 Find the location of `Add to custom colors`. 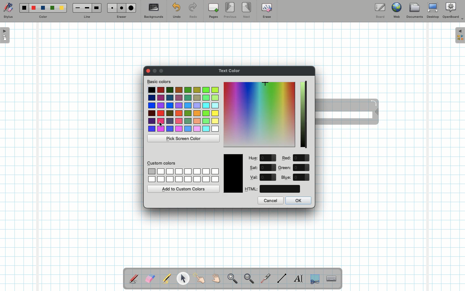

Add to custom colors is located at coordinates (184, 189).